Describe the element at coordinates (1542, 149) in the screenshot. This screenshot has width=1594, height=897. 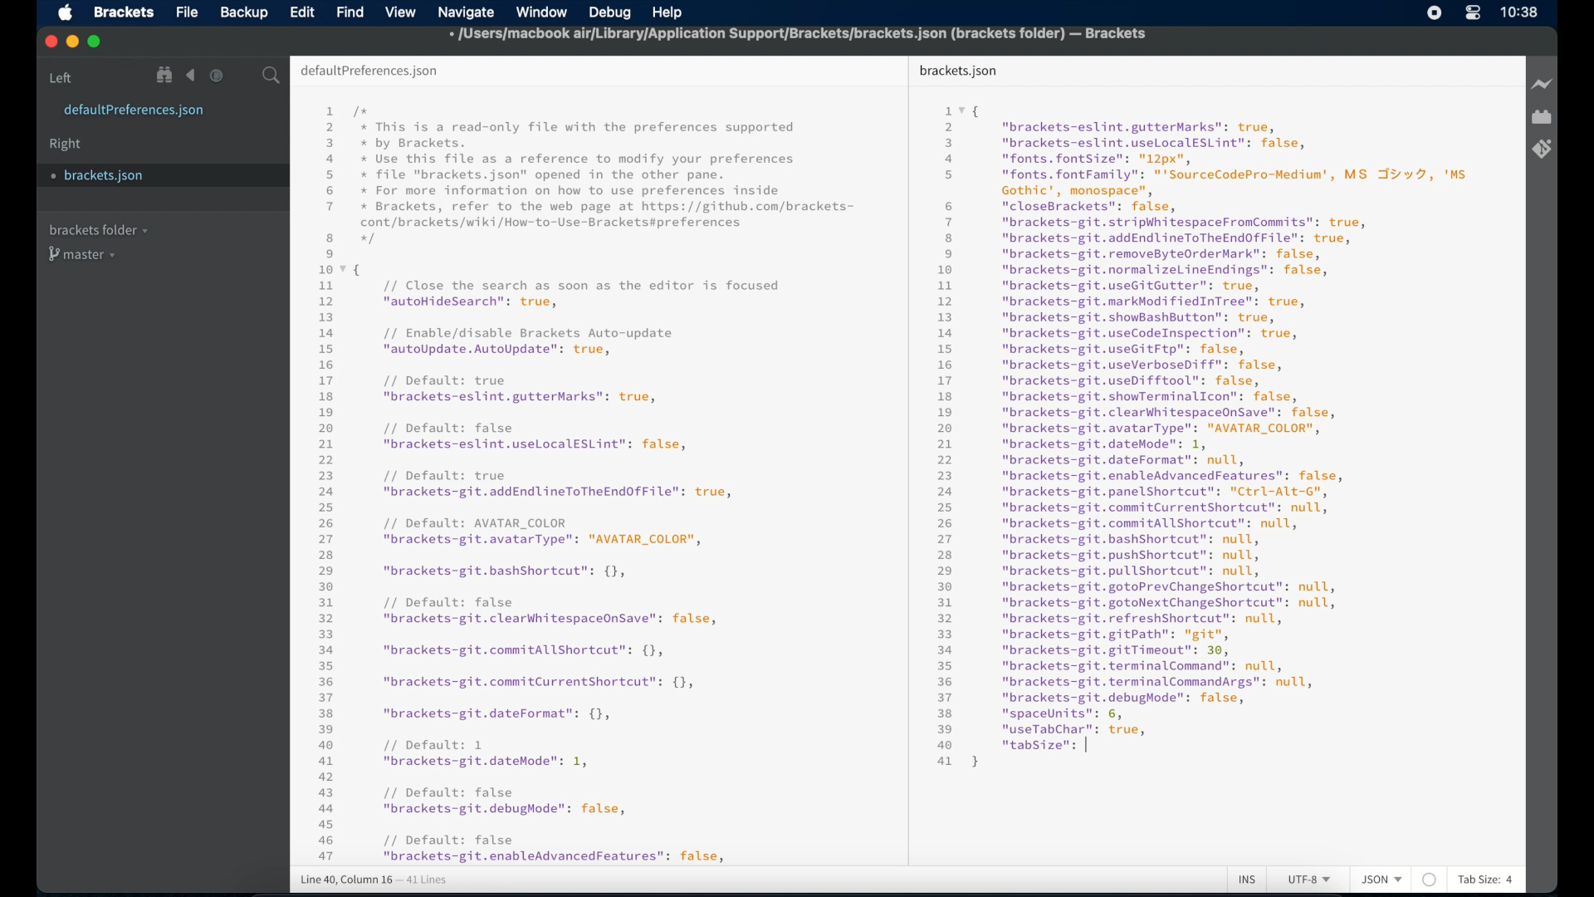
I see `brackets  git extension` at that location.